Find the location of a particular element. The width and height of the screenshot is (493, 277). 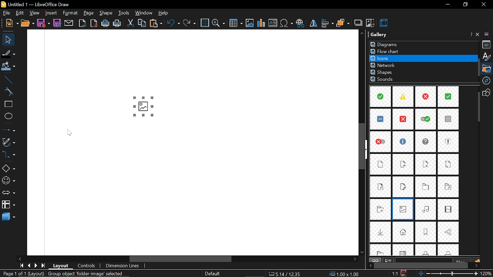

horizontal scrollbar is located at coordinates (421, 265).